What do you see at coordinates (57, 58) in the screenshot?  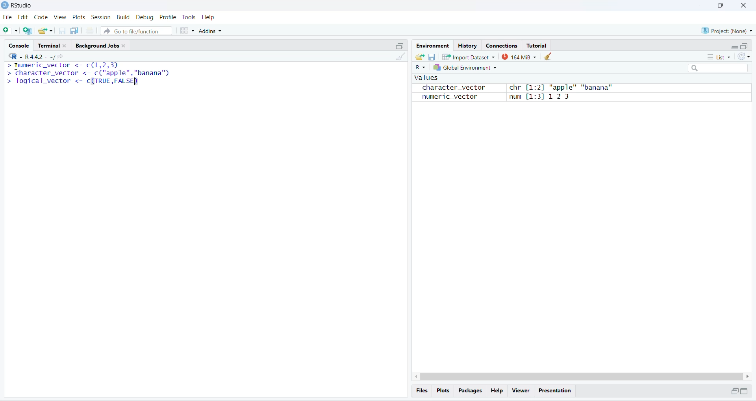 I see `share current directory` at bounding box center [57, 58].